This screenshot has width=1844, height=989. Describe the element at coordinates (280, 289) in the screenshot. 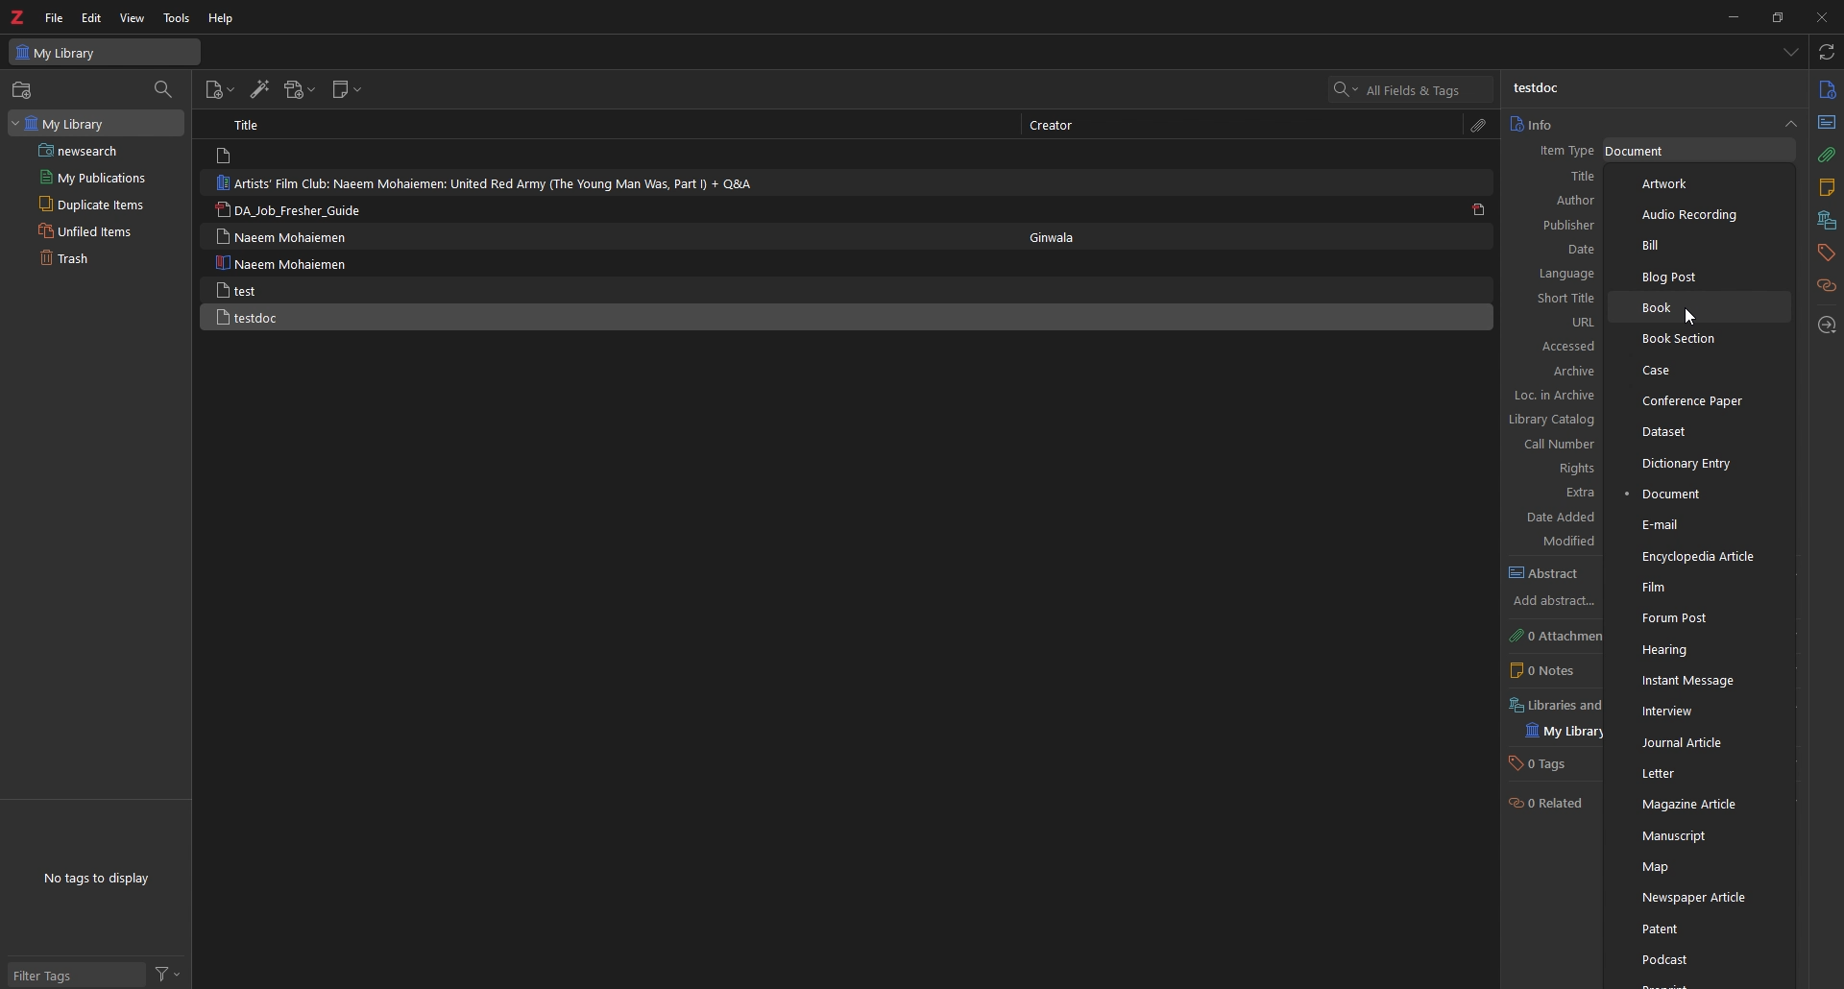

I see `test` at that location.